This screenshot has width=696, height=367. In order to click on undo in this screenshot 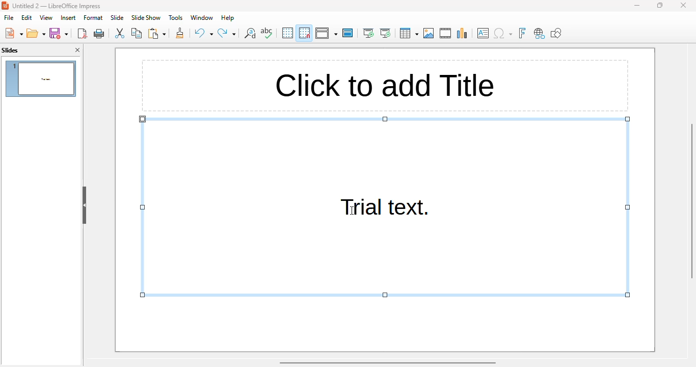, I will do `click(204, 33)`.